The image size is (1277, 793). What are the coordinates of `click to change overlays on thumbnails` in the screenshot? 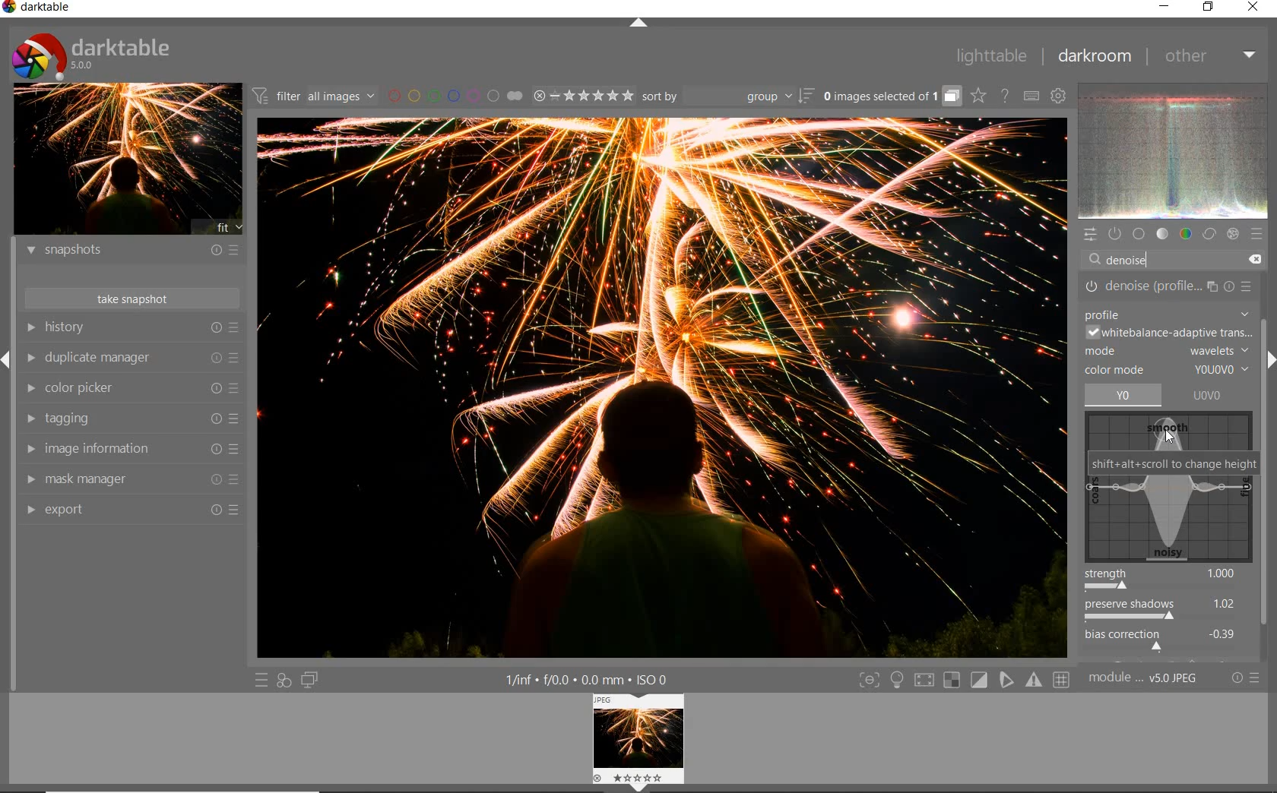 It's located at (977, 95).